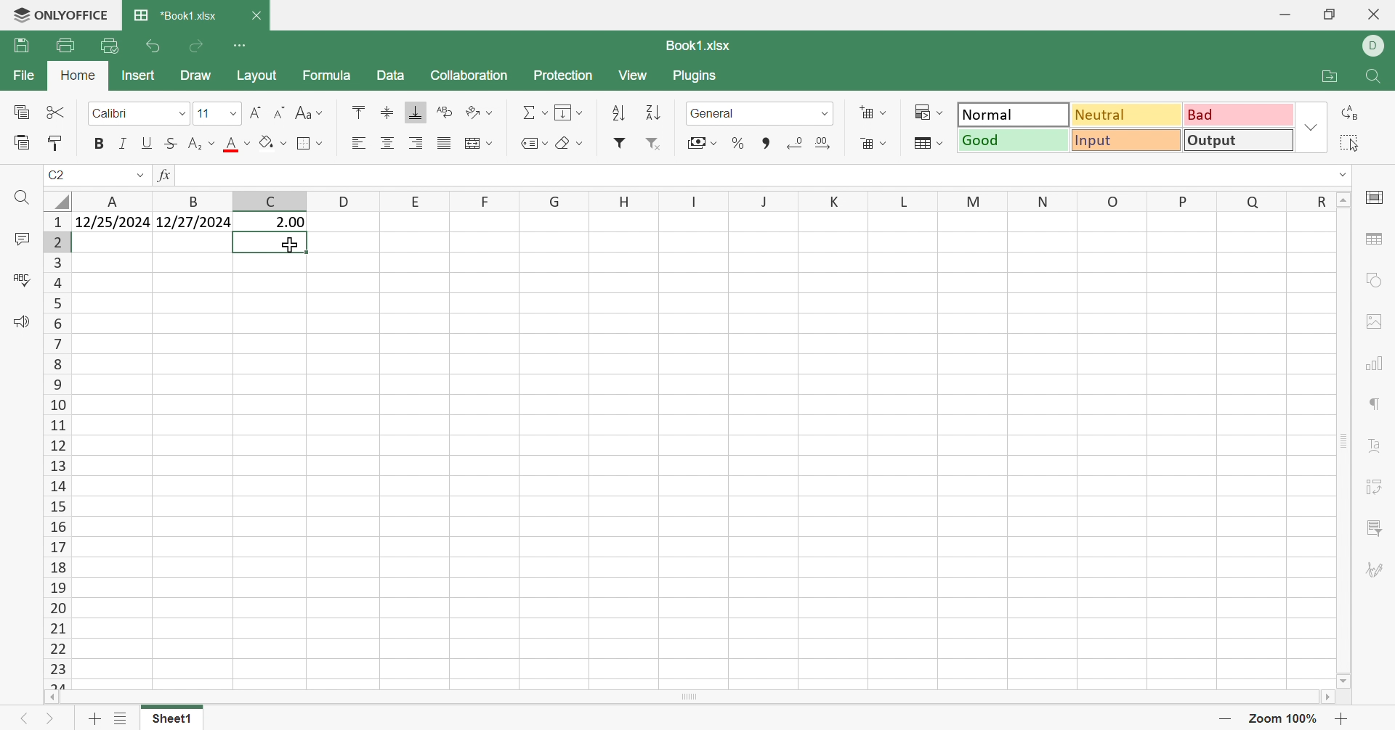  Describe the element at coordinates (278, 114) in the screenshot. I see `Decrement font size` at that location.